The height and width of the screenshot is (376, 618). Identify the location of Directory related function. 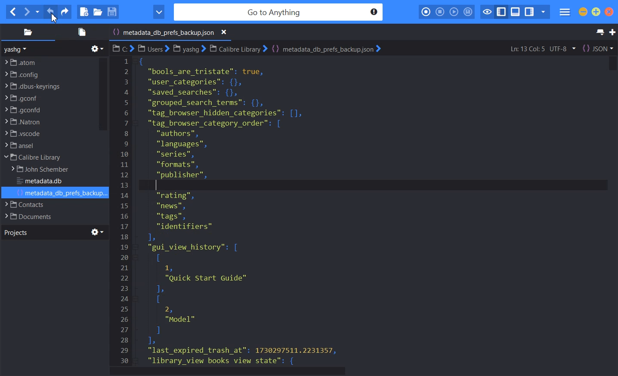
(97, 49).